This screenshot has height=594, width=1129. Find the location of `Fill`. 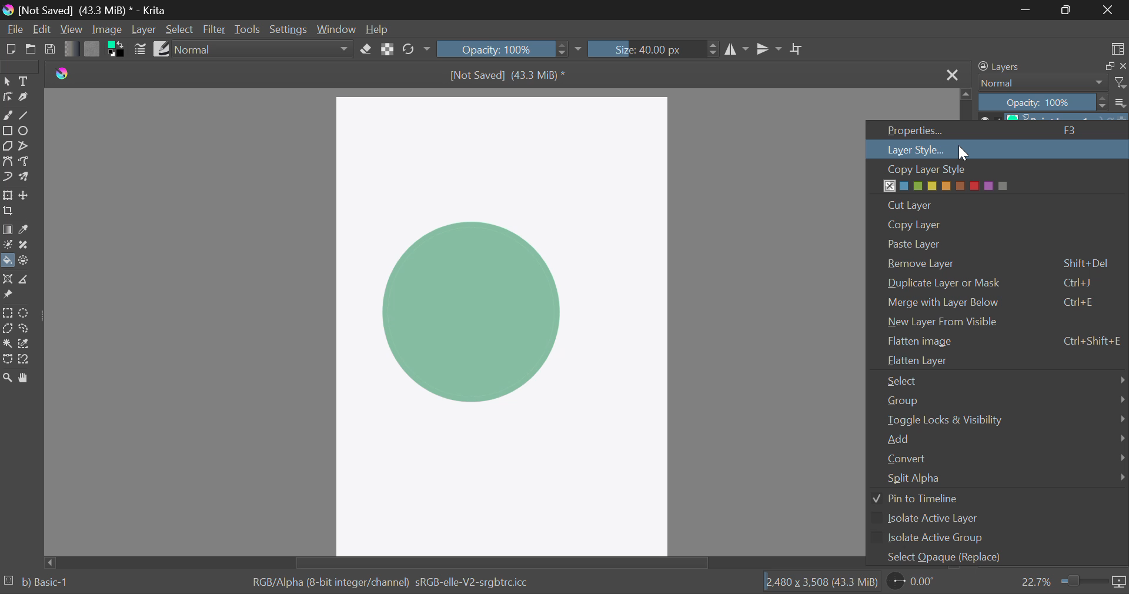

Fill is located at coordinates (7, 261).